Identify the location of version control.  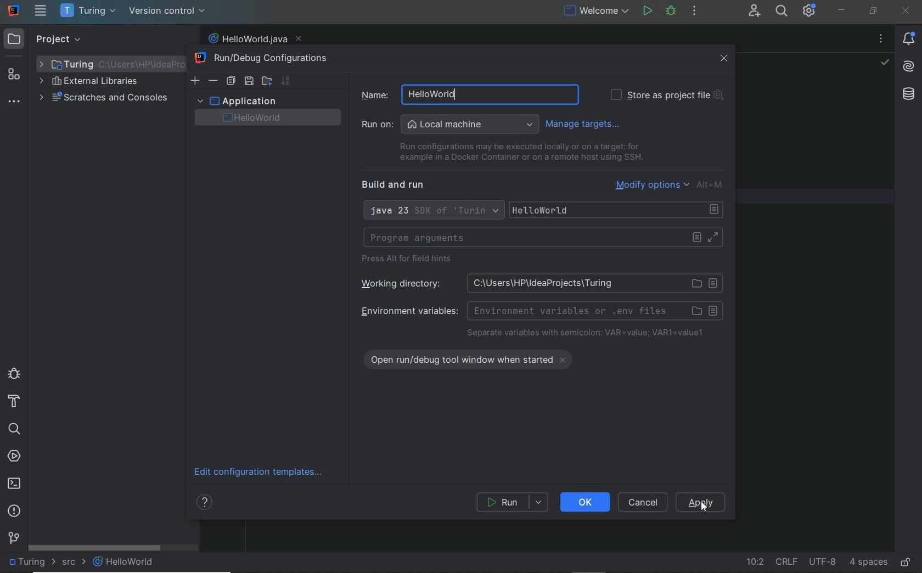
(14, 537).